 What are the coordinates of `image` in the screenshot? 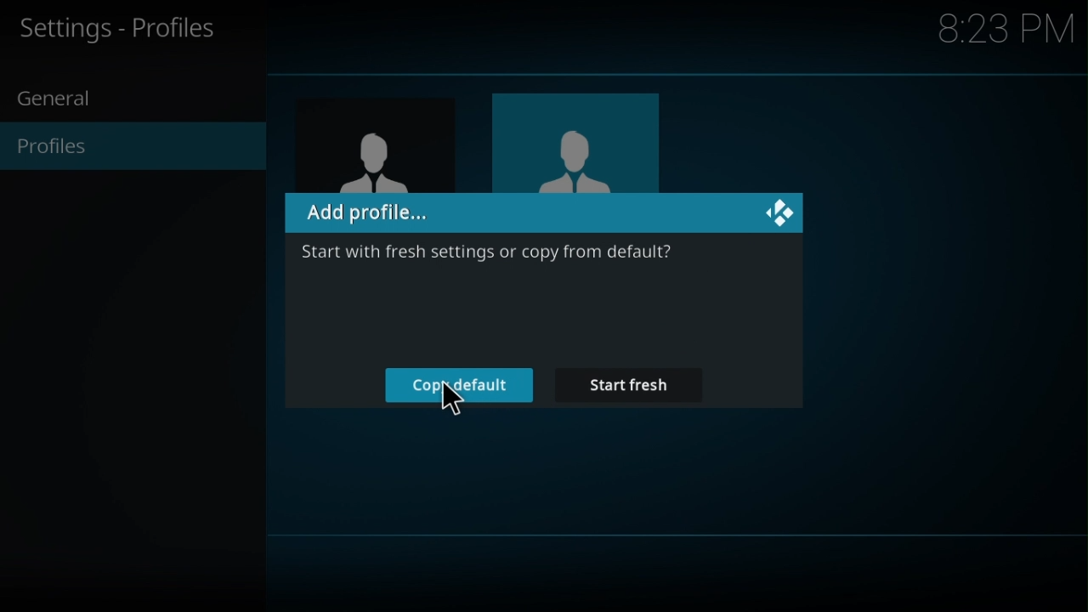 It's located at (577, 144).